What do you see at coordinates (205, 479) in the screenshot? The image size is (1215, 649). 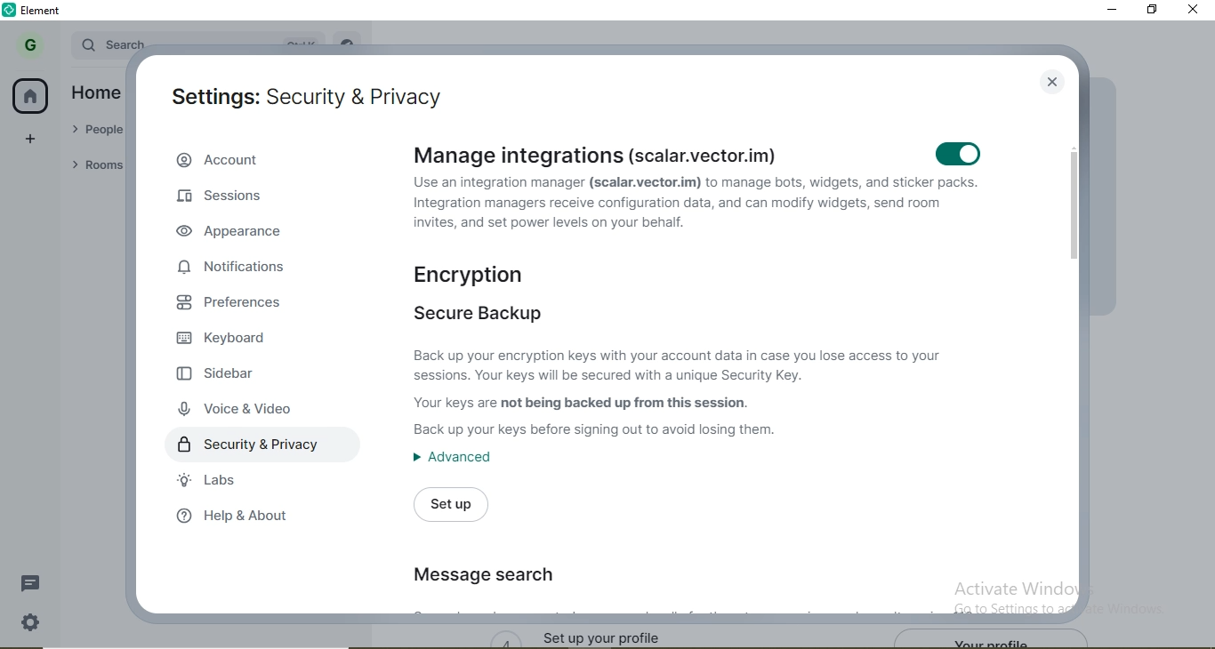 I see `labs` at bounding box center [205, 479].